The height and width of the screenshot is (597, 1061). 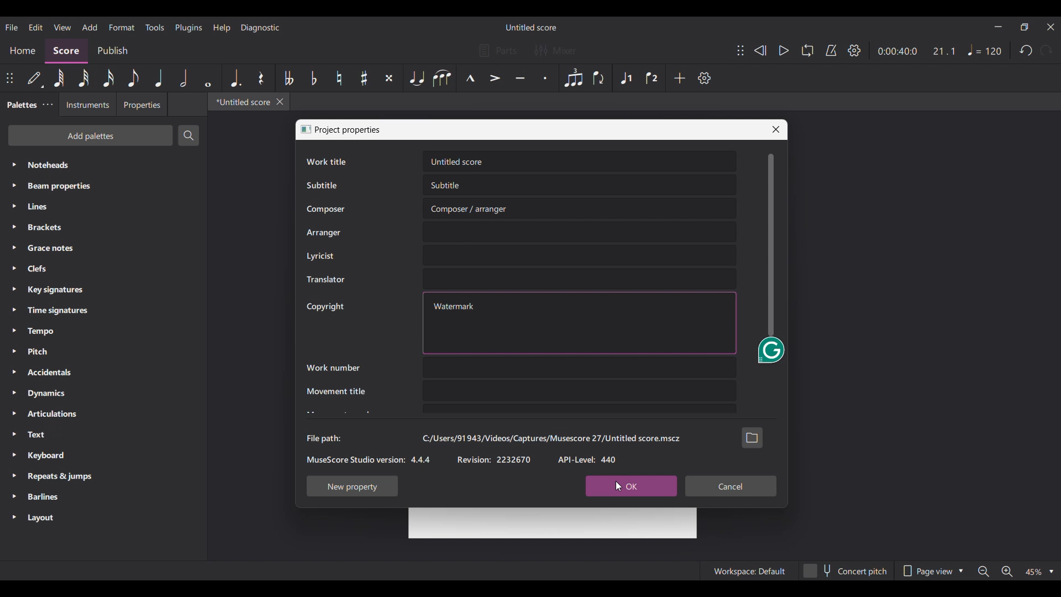 I want to click on Zoom options, so click(x=1039, y=572).